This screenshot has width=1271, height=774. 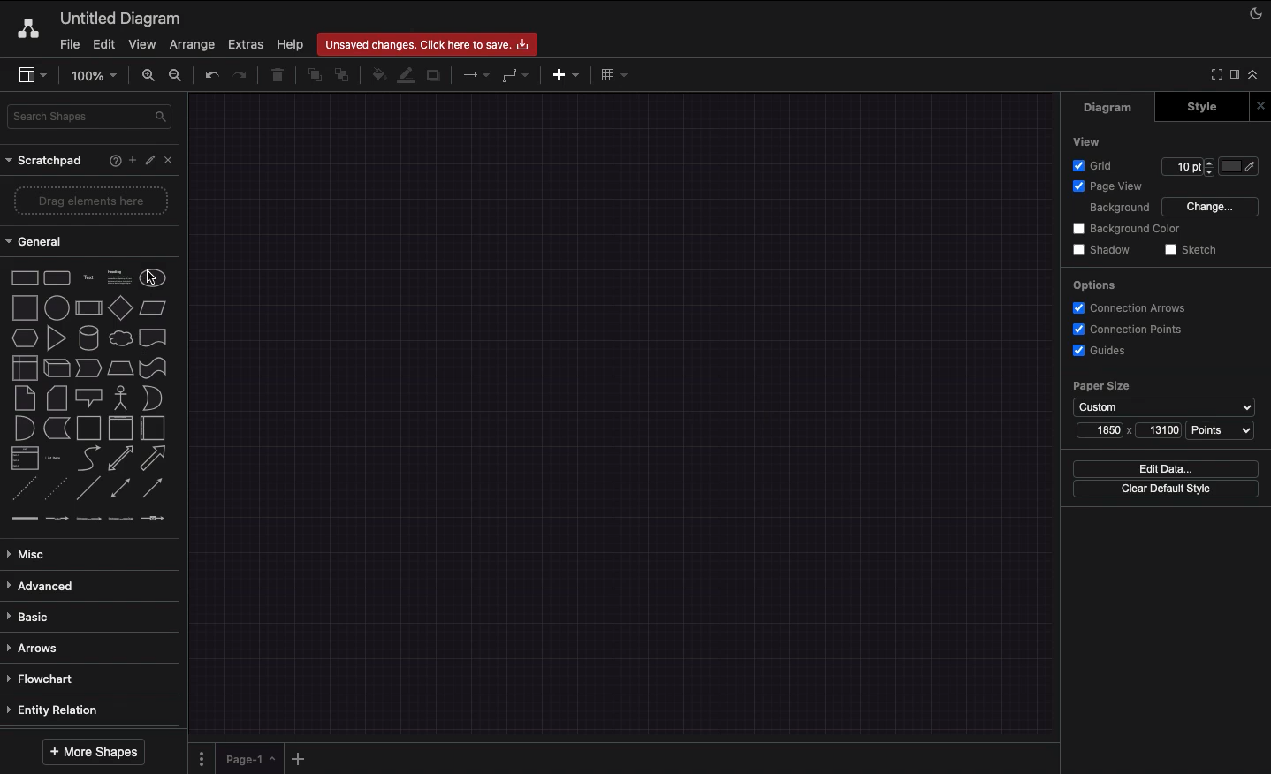 I want to click on Trapezoid, so click(x=118, y=368).